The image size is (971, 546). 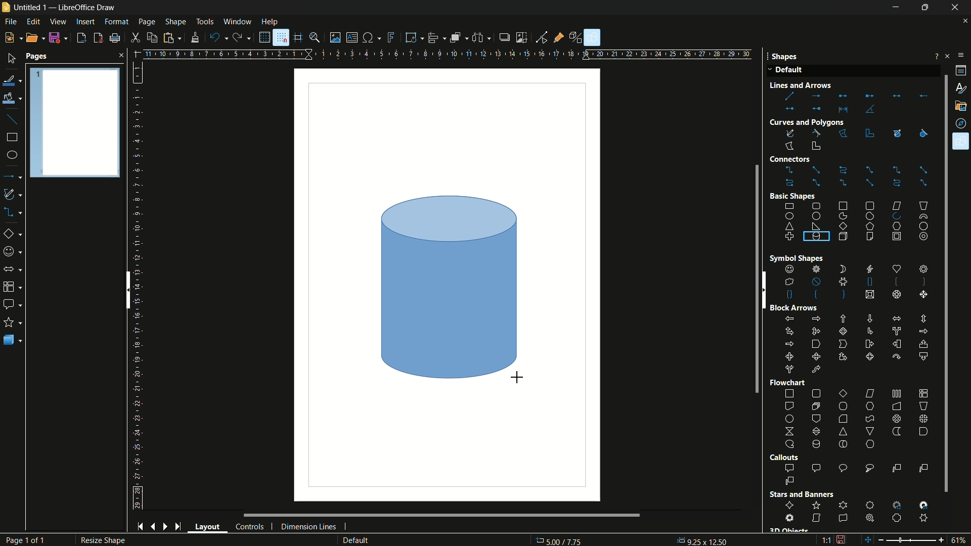 I want to click on line color, so click(x=12, y=81).